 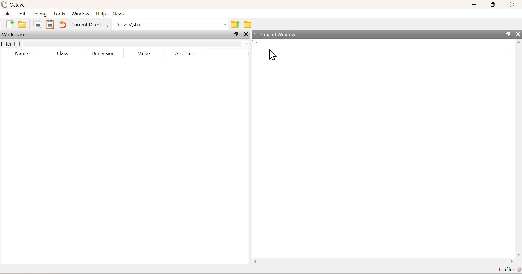 I want to click on Undo, so click(x=63, y=25).